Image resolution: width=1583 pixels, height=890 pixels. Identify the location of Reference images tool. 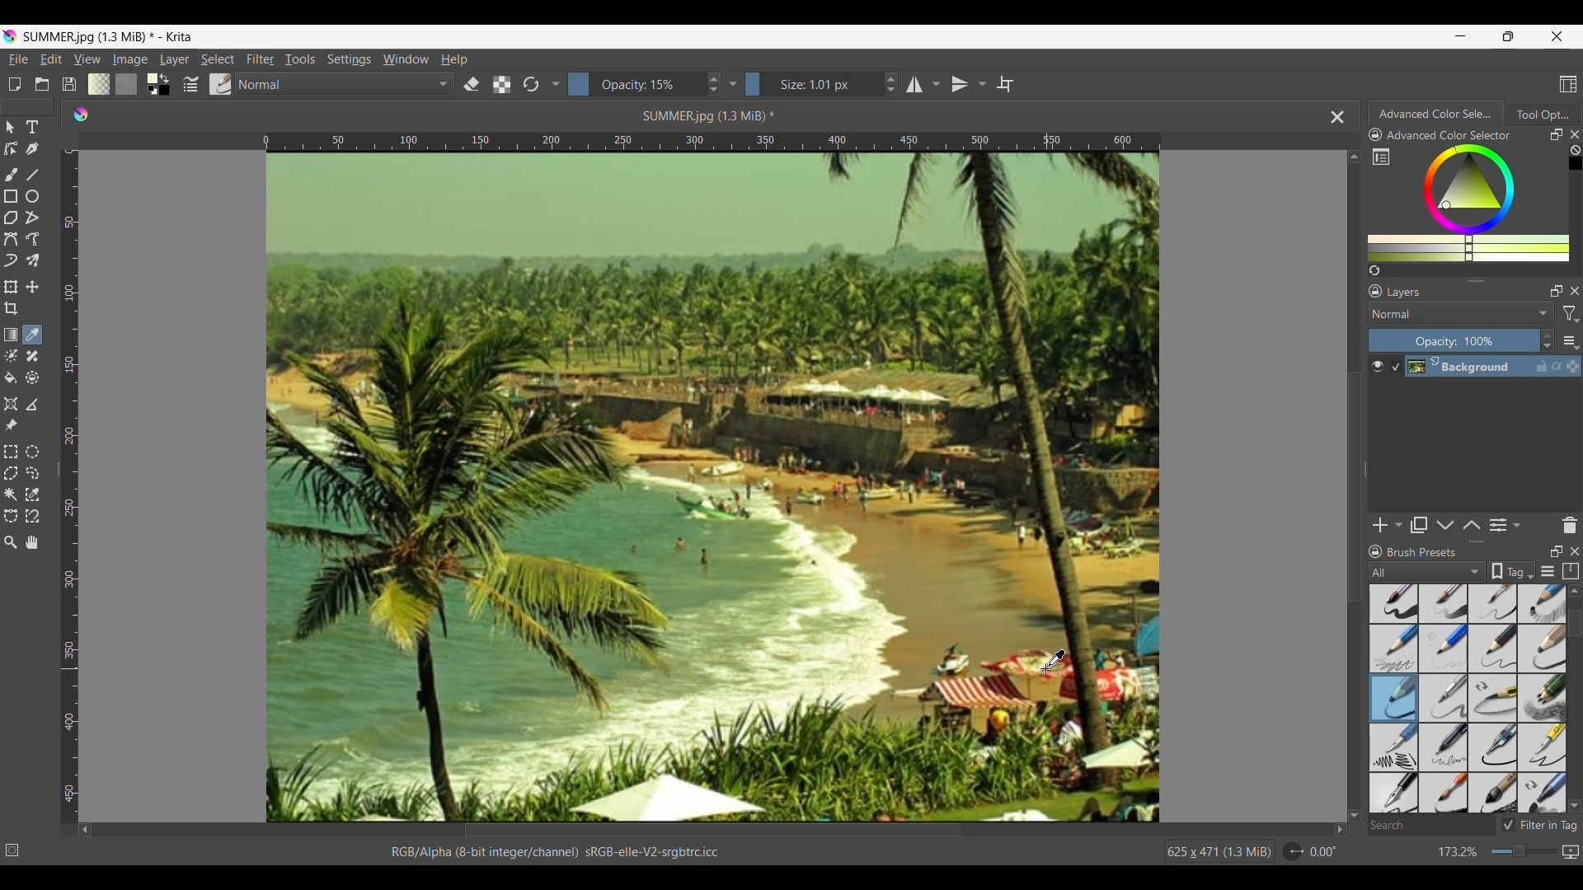
(10, 426).